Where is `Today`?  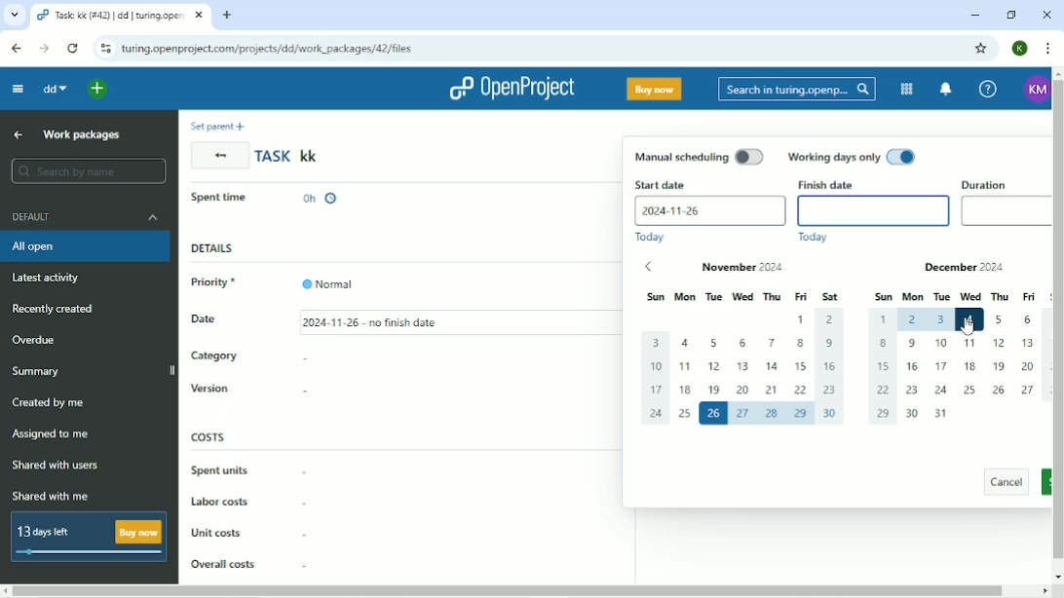 Today is located at coordinates (813, 238).